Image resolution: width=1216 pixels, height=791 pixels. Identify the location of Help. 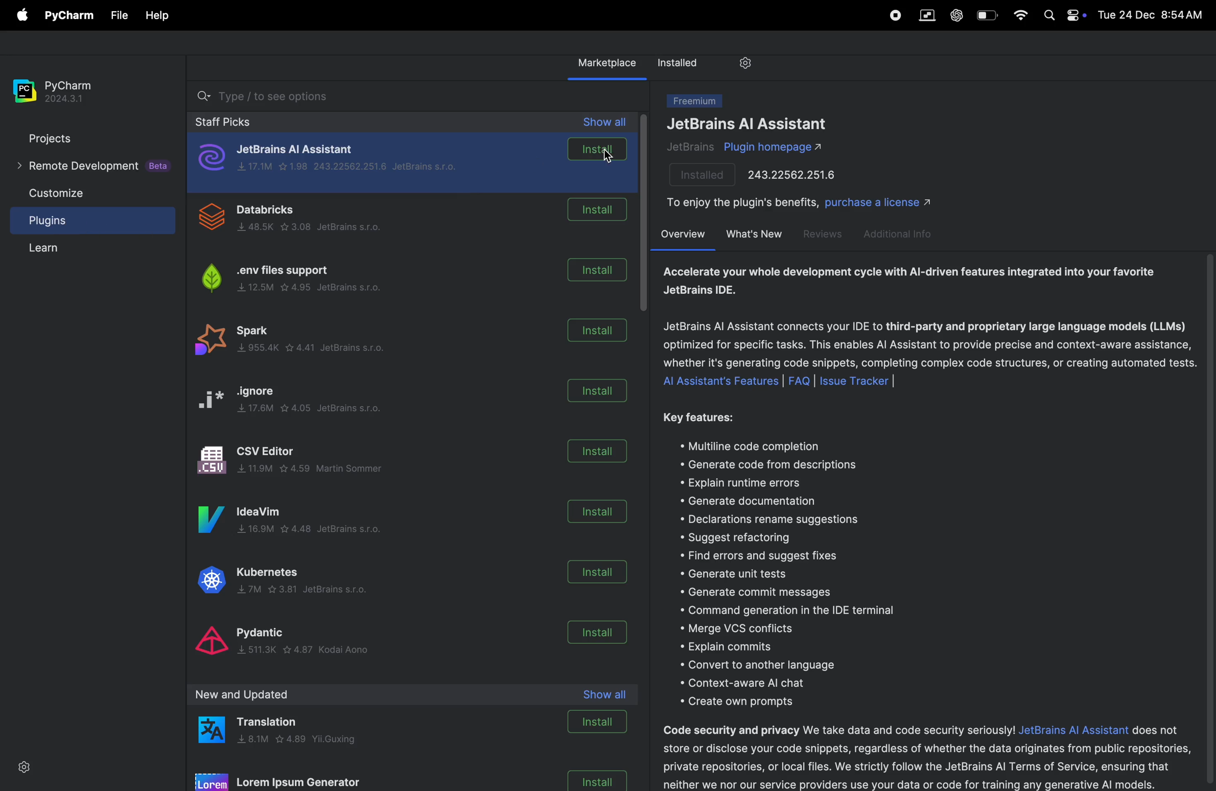
(157, 16).